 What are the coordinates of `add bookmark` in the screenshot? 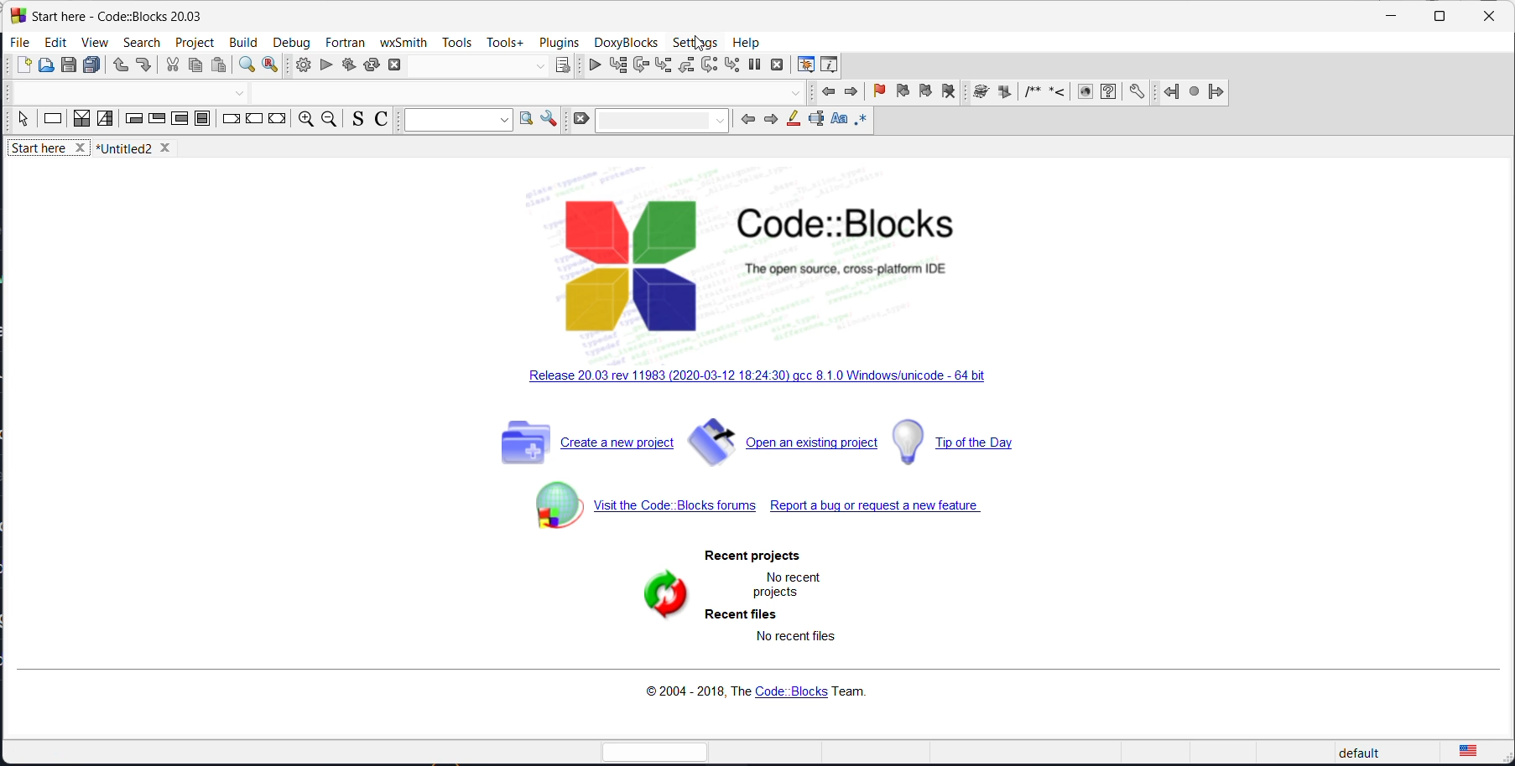 It's located at (877, 93).